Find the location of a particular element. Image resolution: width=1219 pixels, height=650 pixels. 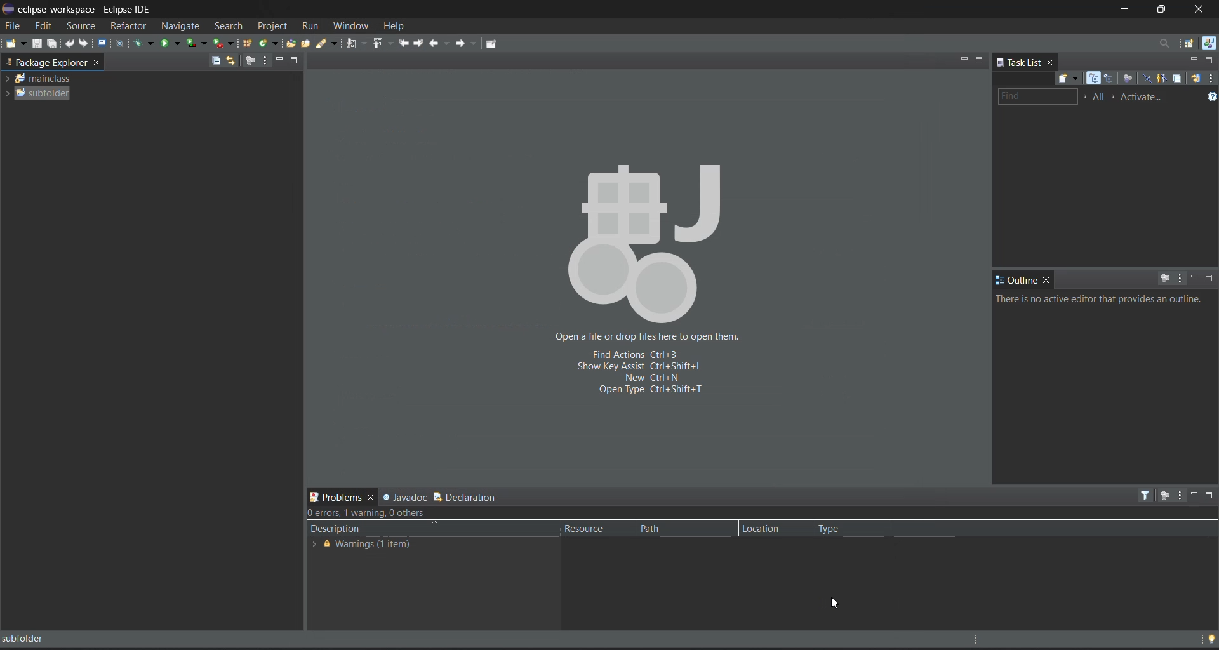

edit working task sets is located at coordinates (1100, 98).